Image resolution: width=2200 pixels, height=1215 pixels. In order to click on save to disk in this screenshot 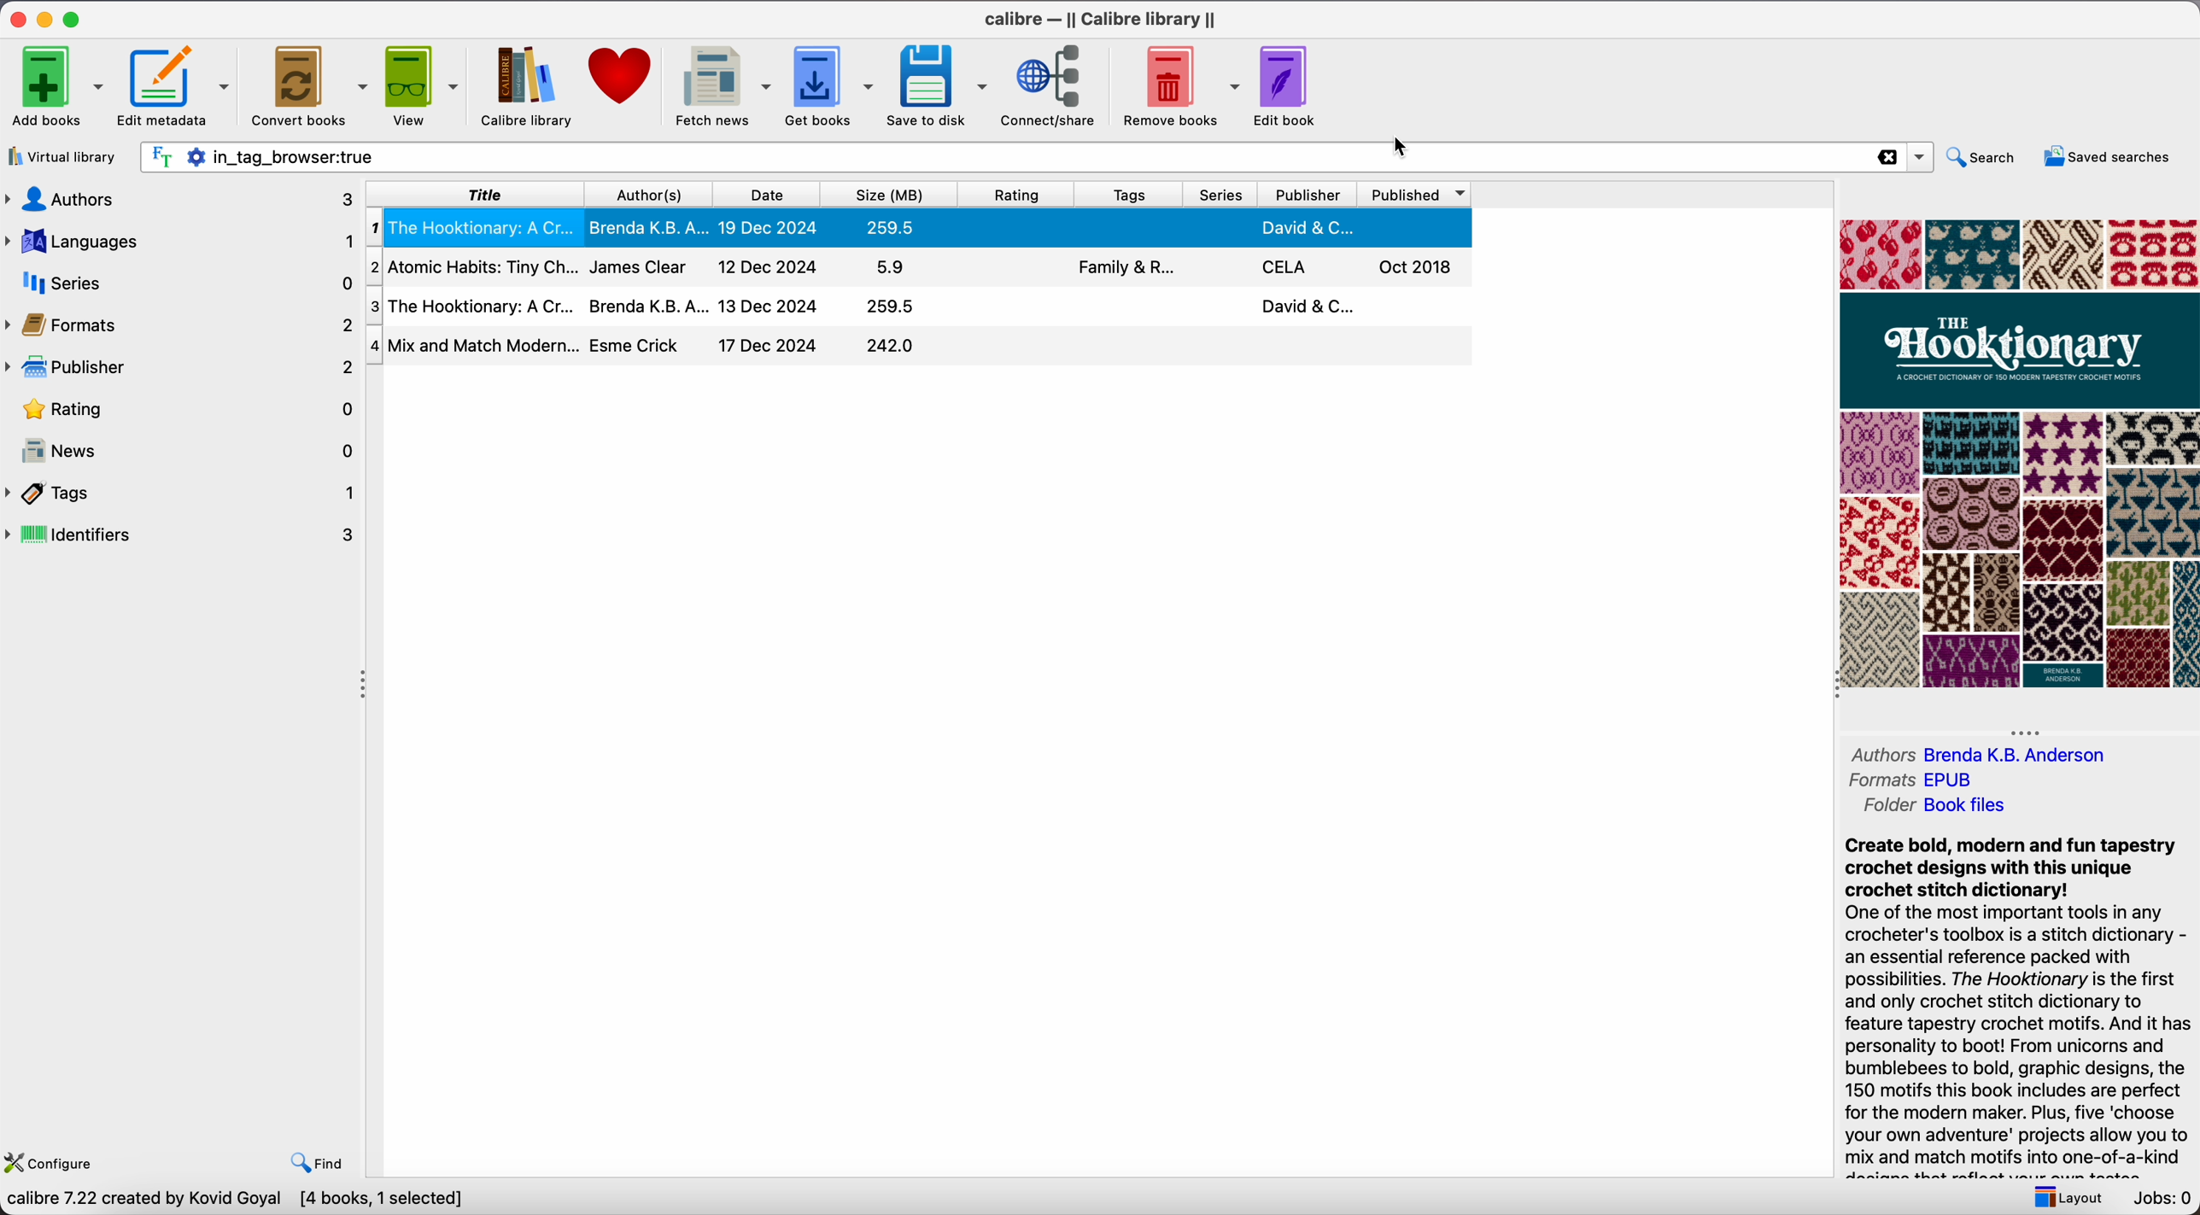, I will do `click(942, 84)`.